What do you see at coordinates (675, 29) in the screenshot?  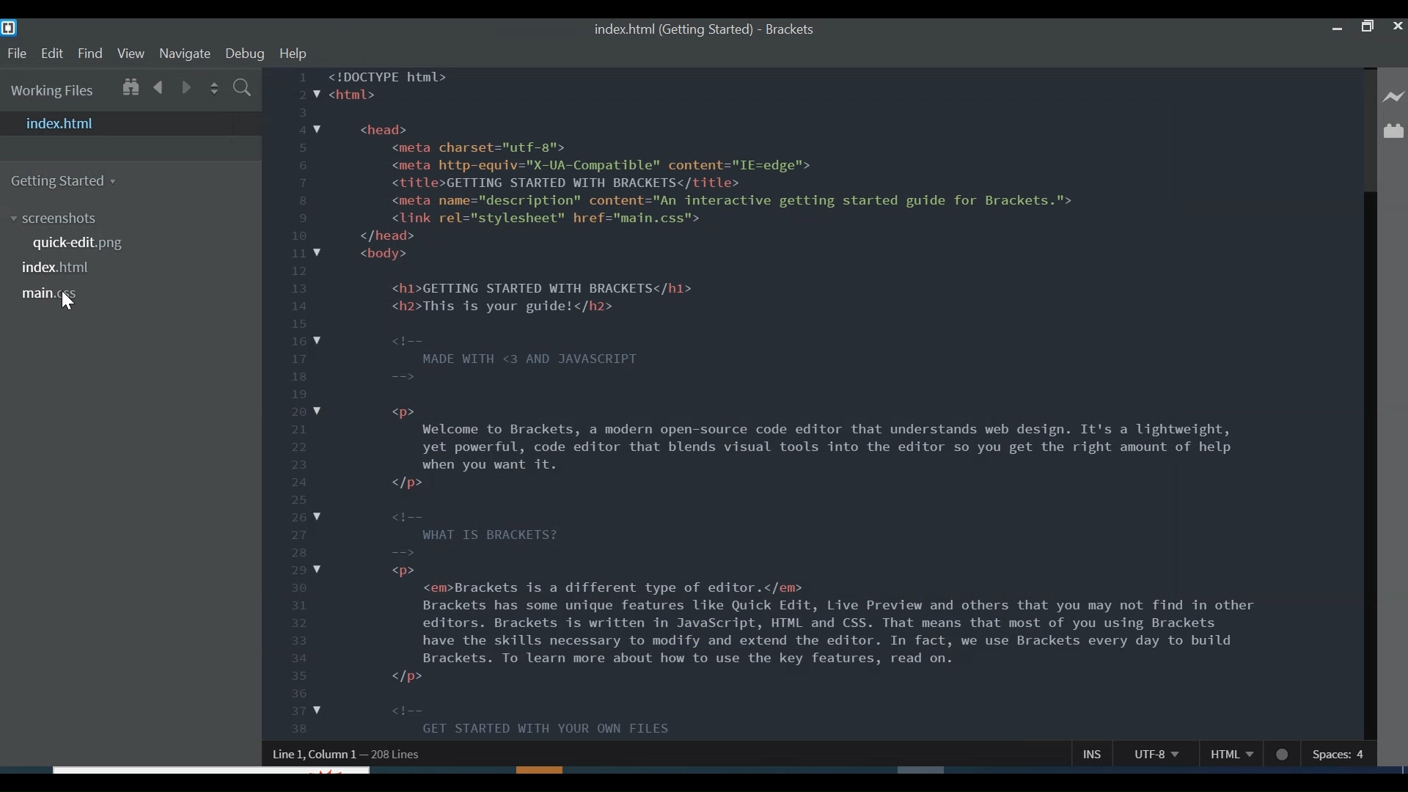 I see `index.html File name` at bounding box center [675, 29].